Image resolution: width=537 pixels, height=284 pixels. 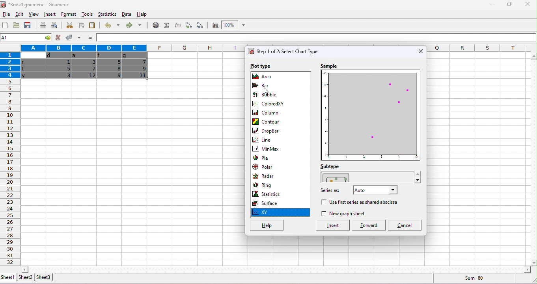 What do you see at coordinates (17, 26) in the screenshot?
I see `open` at bounding box center [17, 26].